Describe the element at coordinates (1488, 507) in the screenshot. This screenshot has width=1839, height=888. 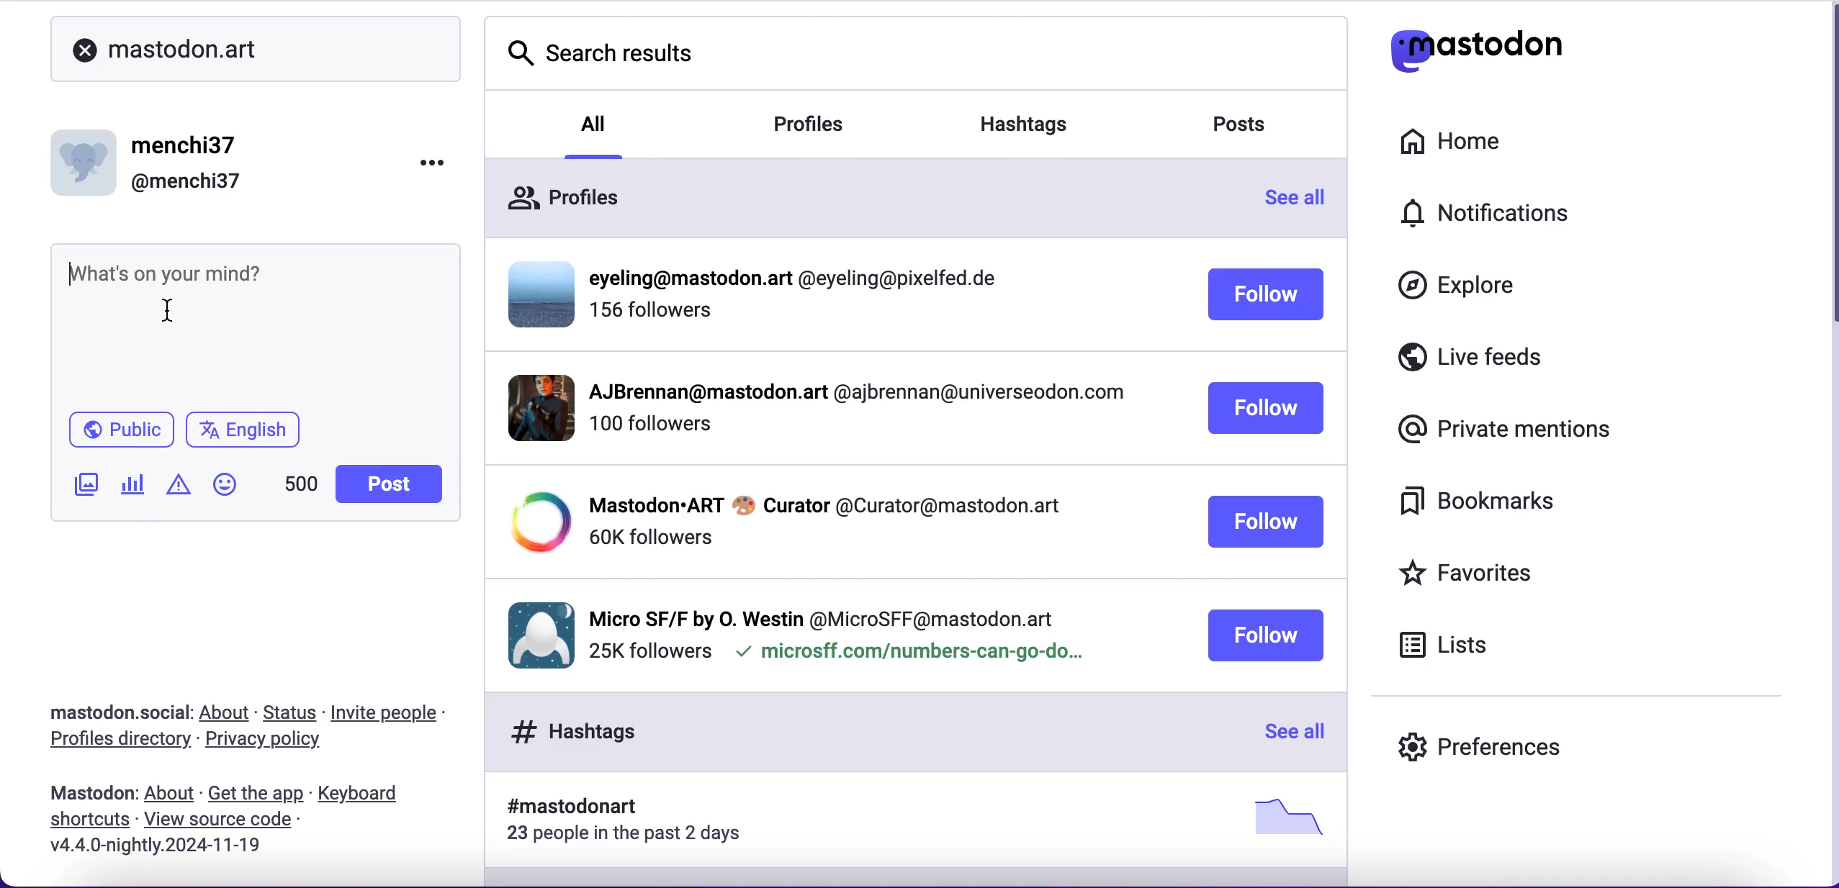
I see `bookmarks` at that location.